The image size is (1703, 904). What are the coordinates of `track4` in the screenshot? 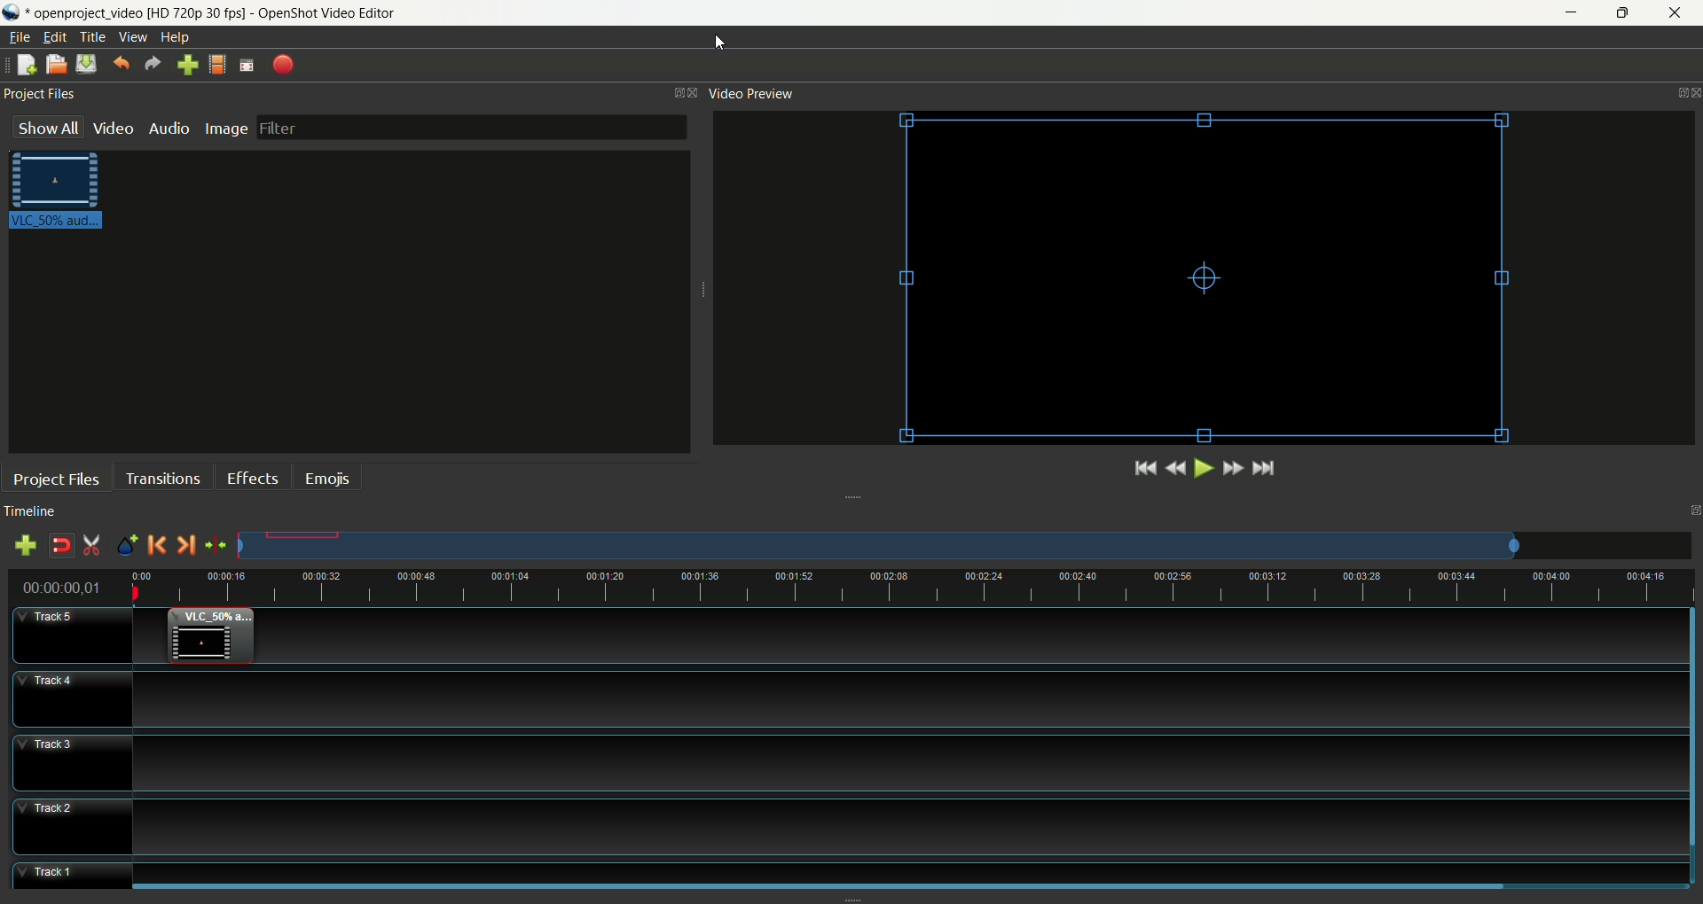 It's located at (850, 698).